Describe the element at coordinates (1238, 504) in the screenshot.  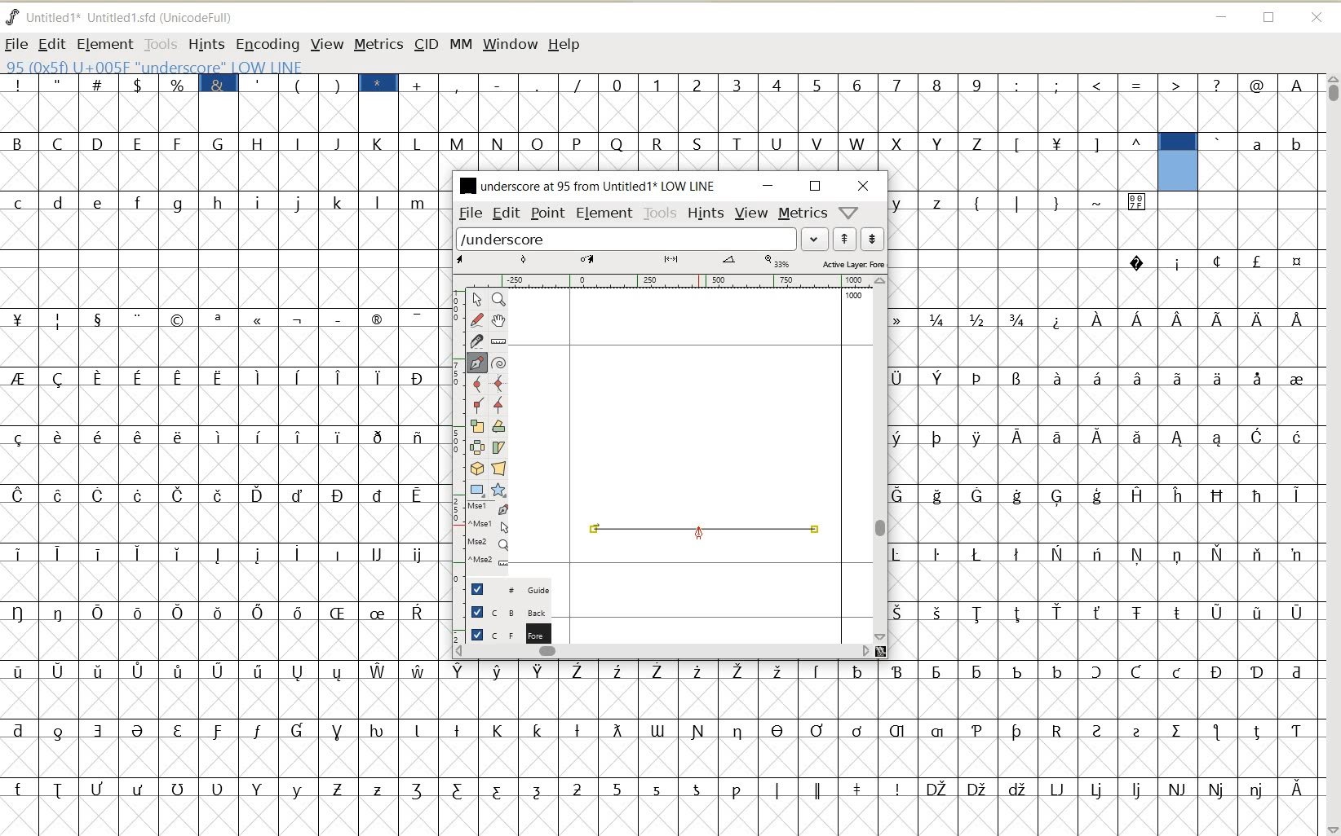
I see `GLYPHY CHARACTERS` at that location.